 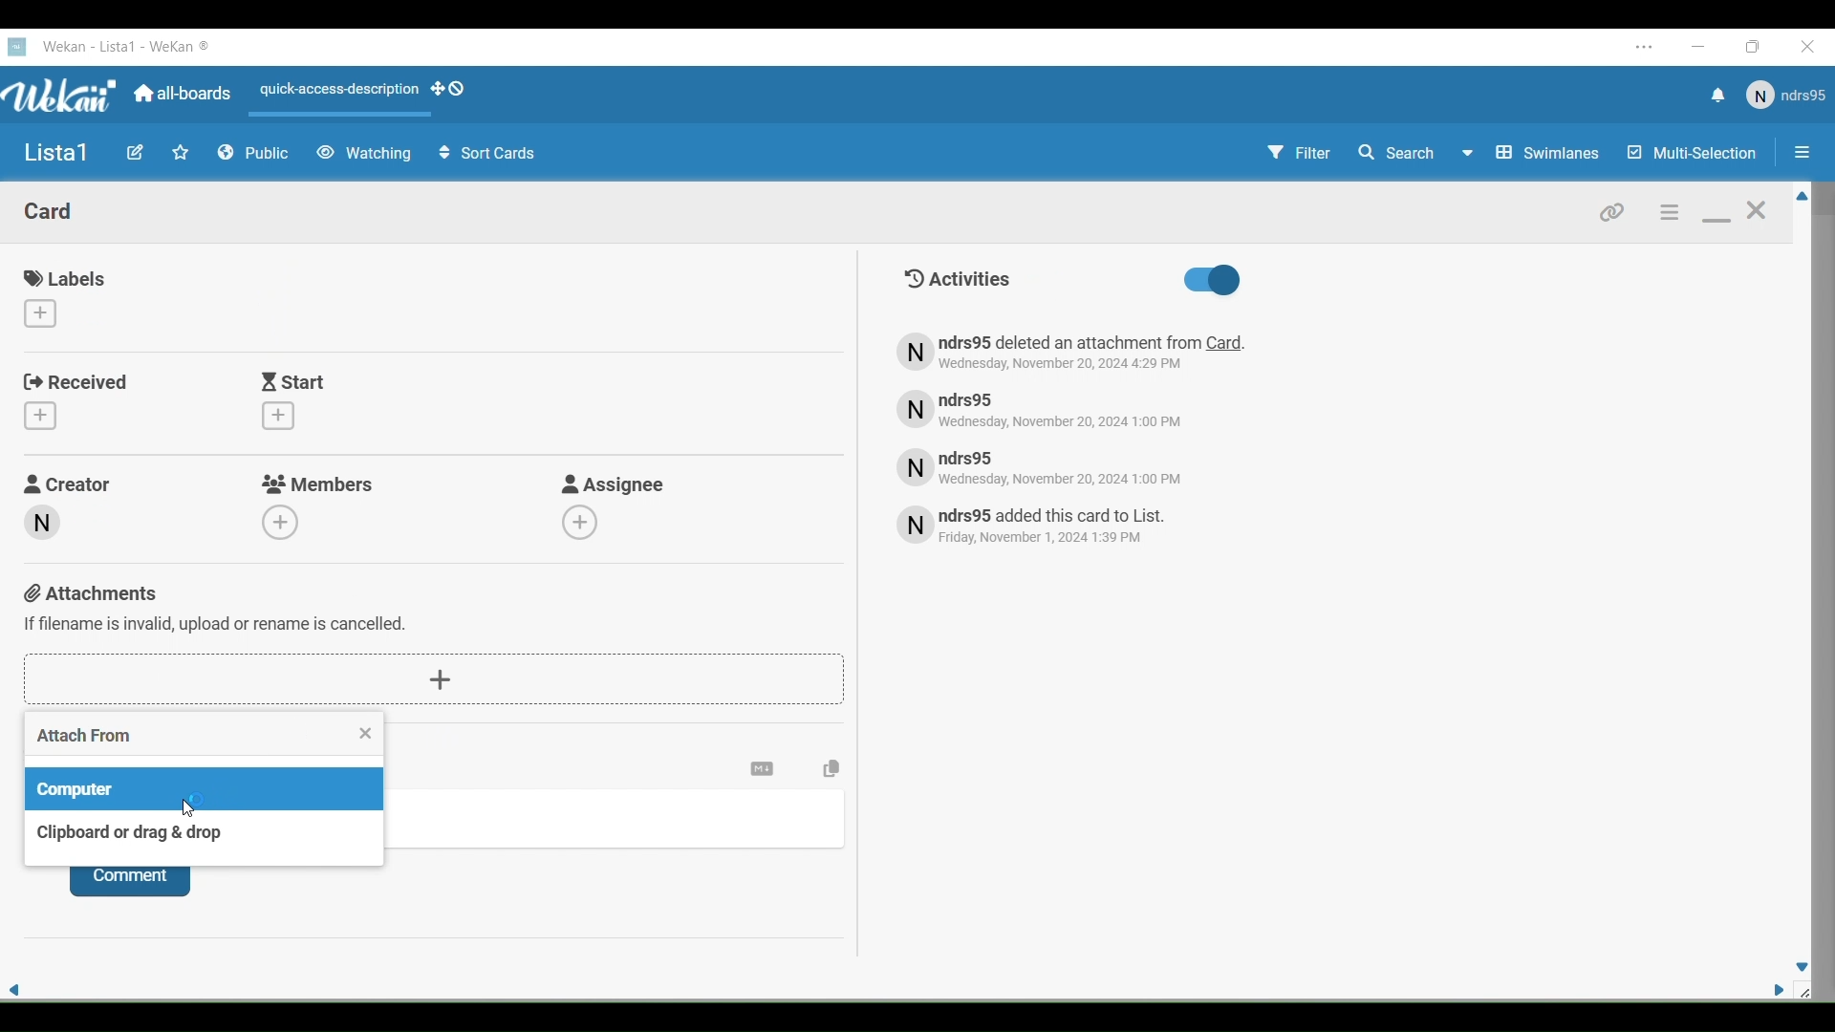 What do you see at coordinates (40, 523) in the screenshot?
I see `Creator` at bounding box center [40, 523].